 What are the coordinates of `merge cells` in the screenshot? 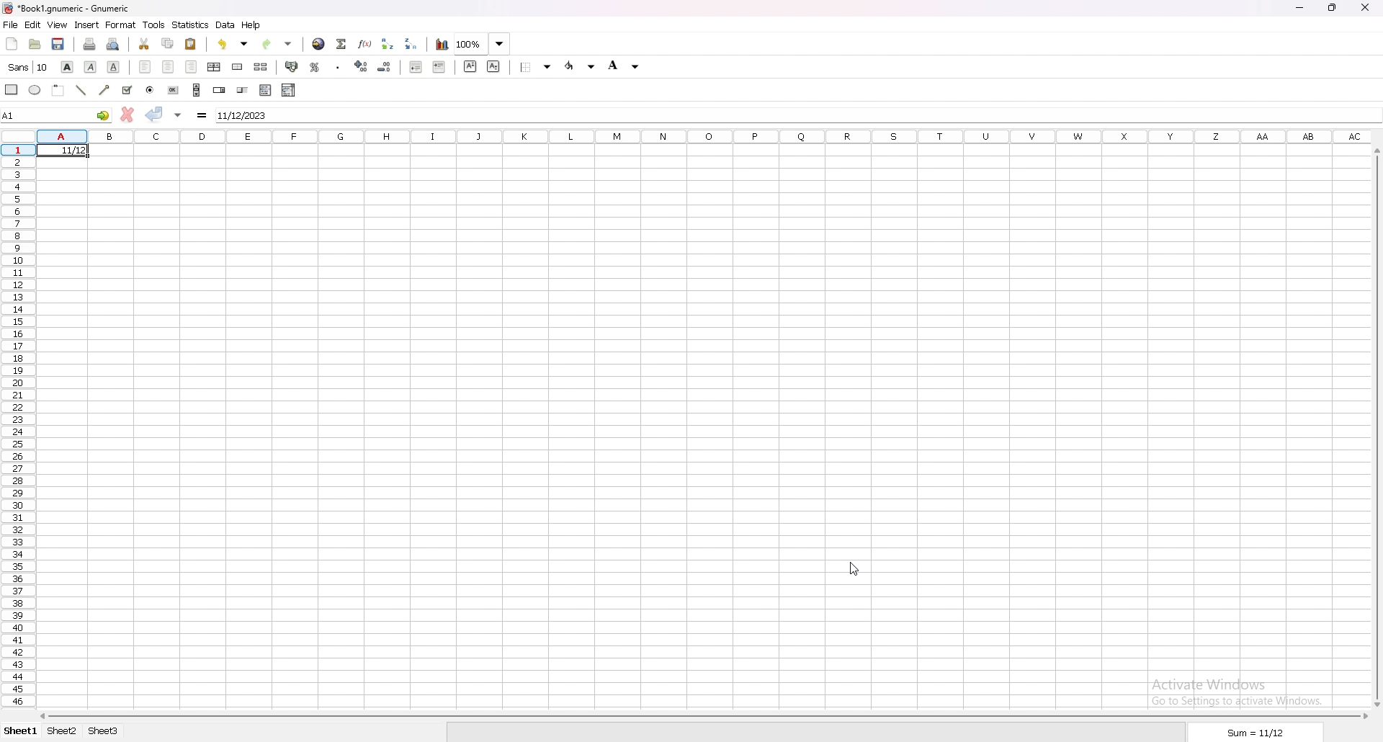 It's located at (237, 68).